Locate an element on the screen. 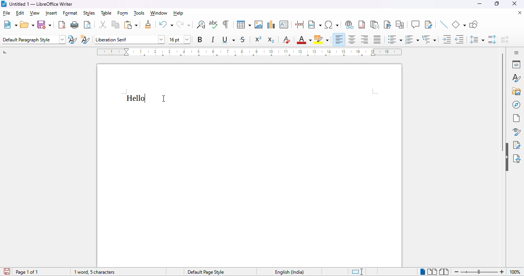 This screenshot has width=524, height=276. decrease paragraph spacing is located at coordinates (505, 39).